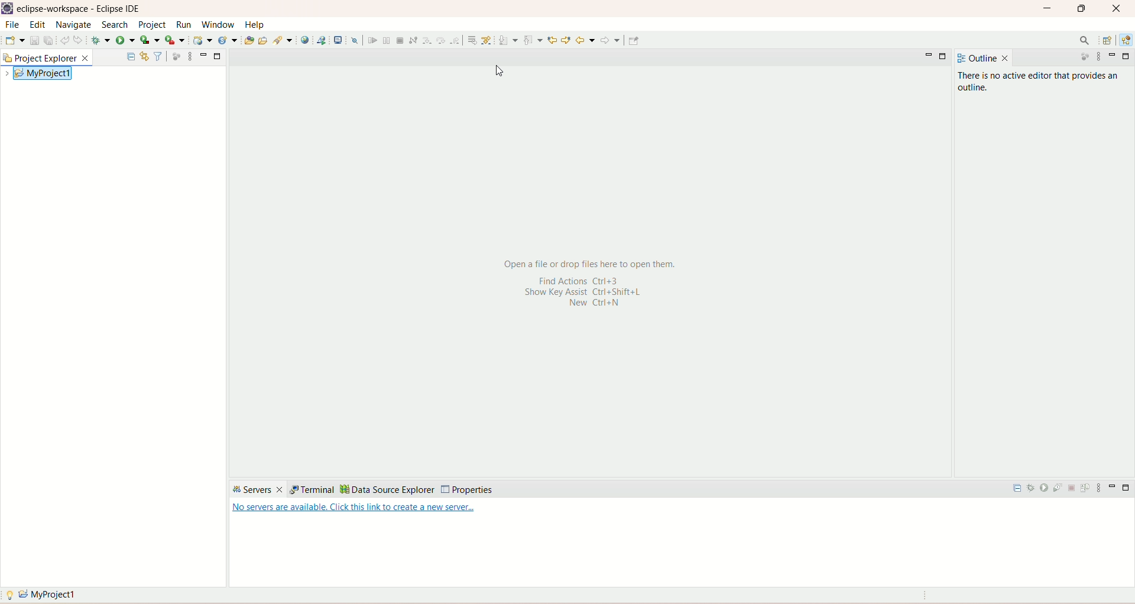  I want to click on open perspective, so click(1107, 40).